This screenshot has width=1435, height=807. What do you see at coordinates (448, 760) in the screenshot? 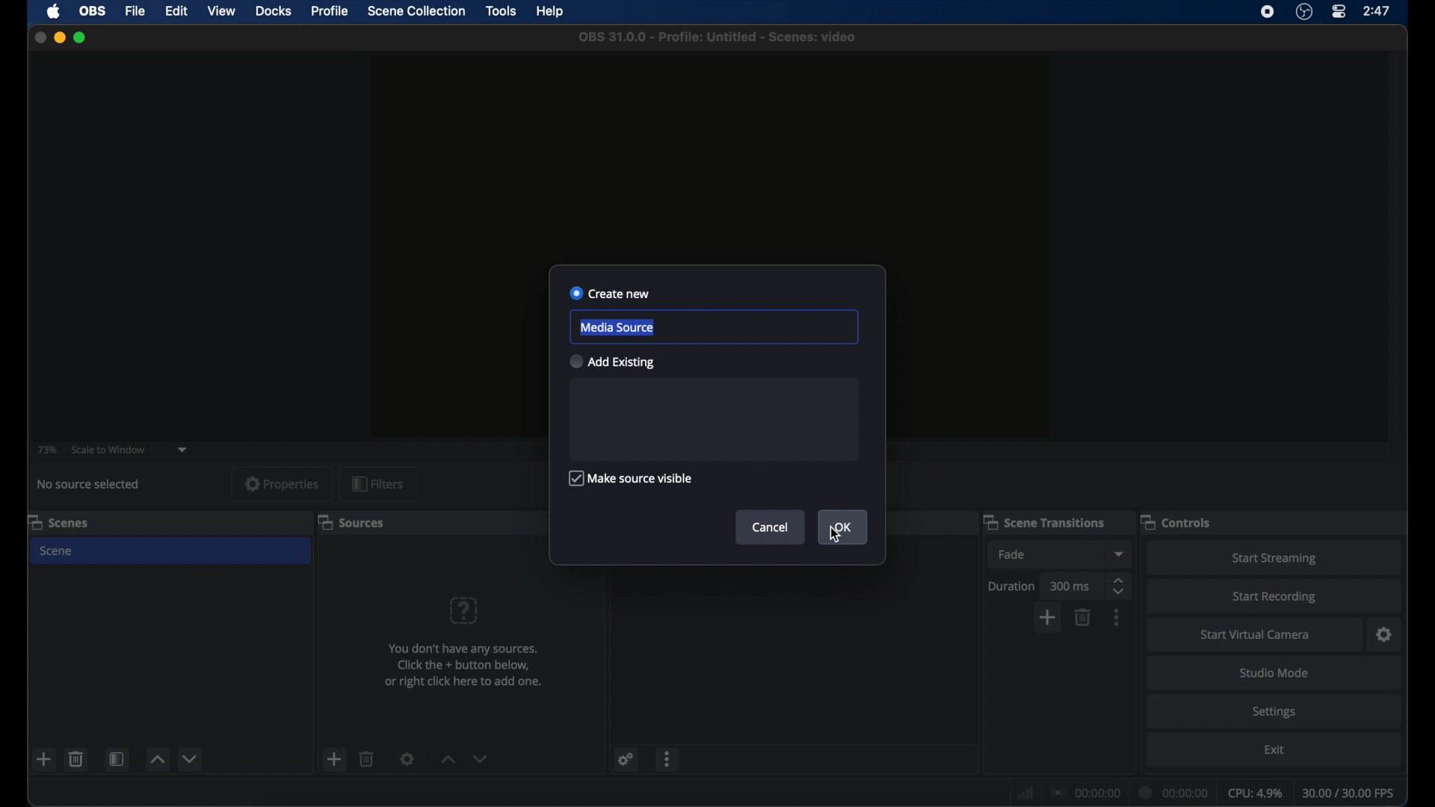
I see `increment button` at bounding box center [448, 760].